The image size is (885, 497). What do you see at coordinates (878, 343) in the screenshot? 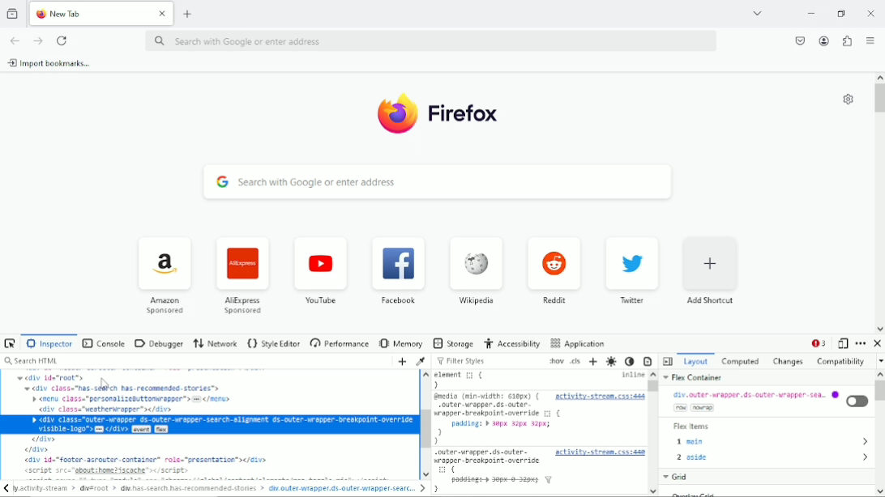
I see `Close` at bounding box center [878, 343].